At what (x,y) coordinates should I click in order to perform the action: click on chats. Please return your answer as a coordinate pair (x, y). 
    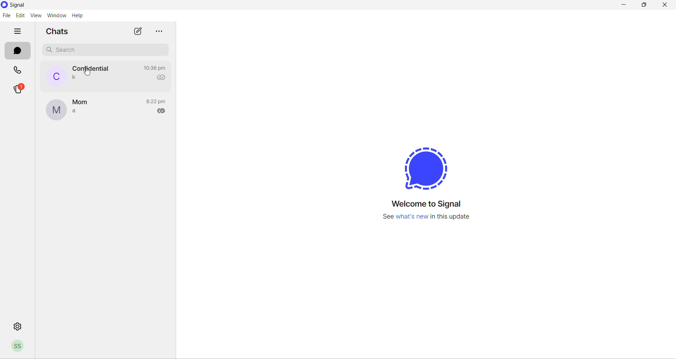
    Looking at the image, I should click on (18, 51).